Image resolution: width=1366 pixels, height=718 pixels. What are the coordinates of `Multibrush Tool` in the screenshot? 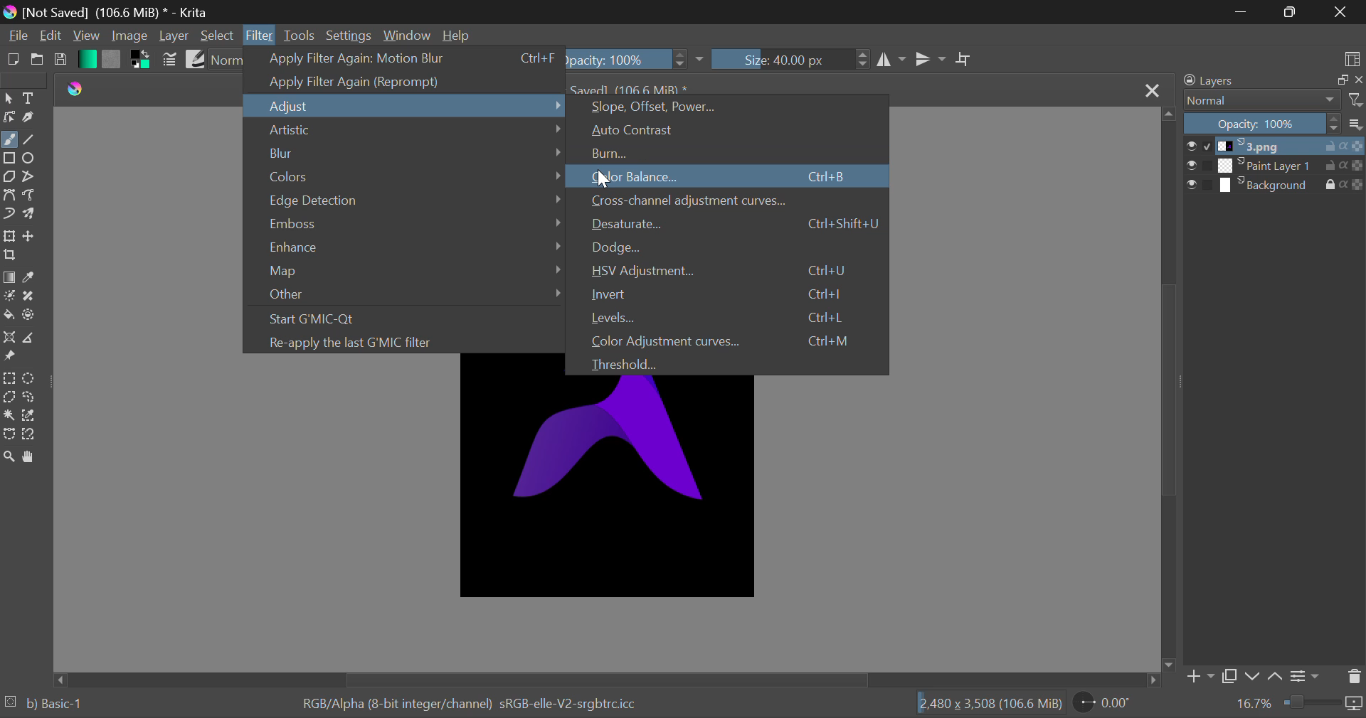 It's located at (34, 215).